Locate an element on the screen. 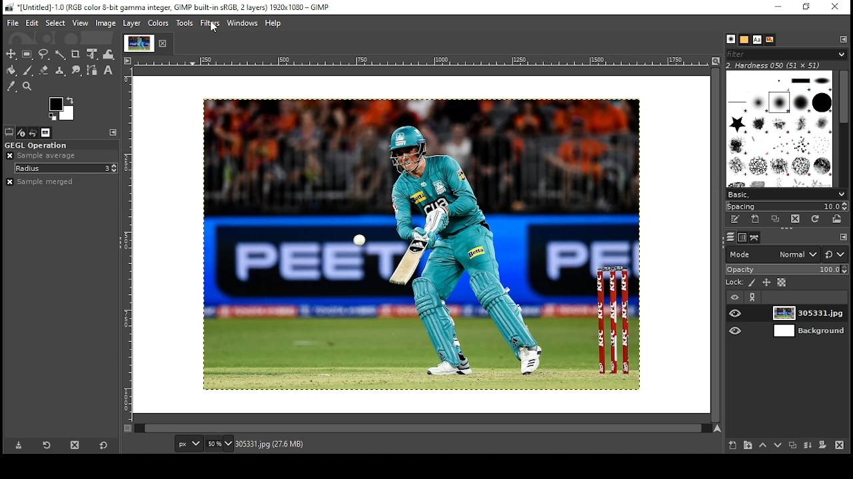 The width and height of the screenshot is (853, 479). crop tool is located at coordinates (76, 55).